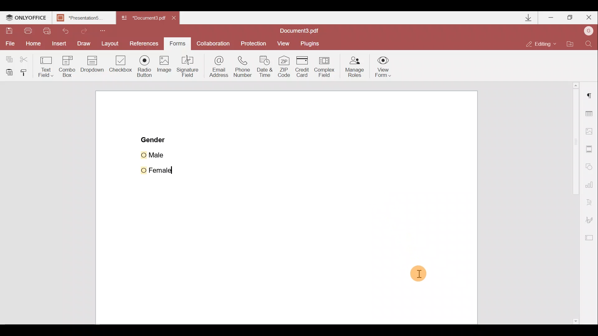 This screenshot has height=336, width=598. I want to click on Image settings, so click(592, 132).